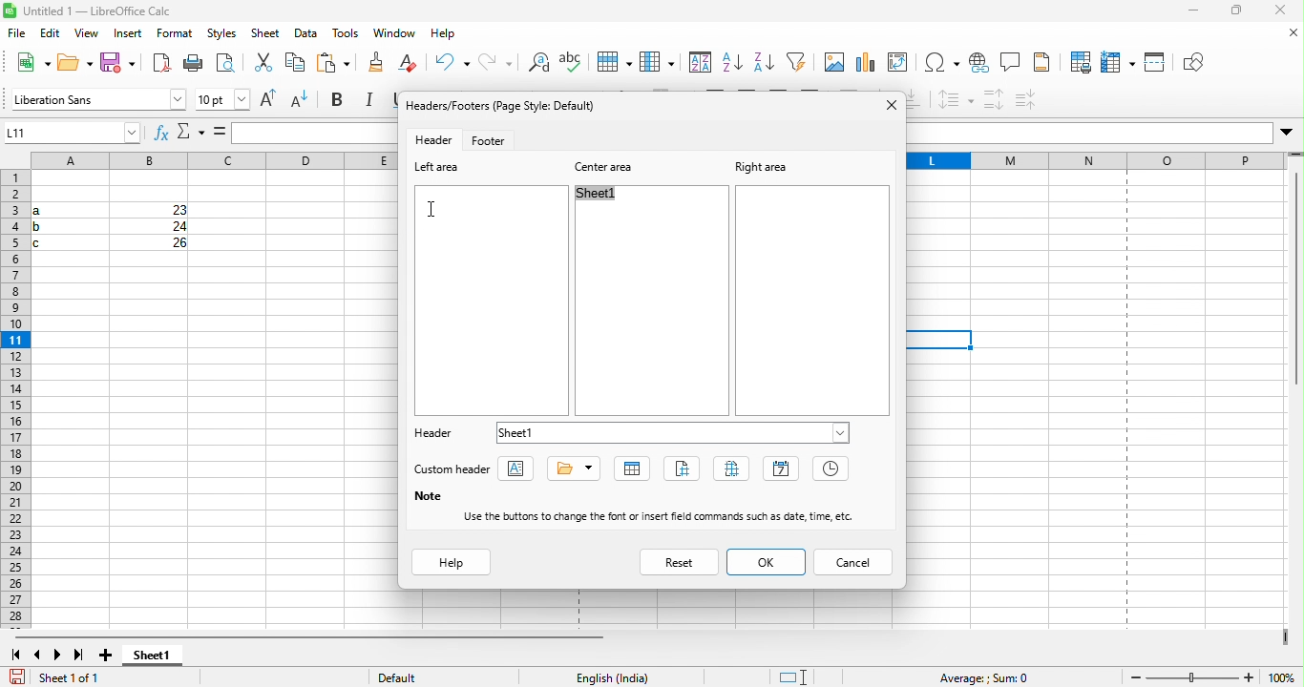 Image resolution: width=1304 pixels, height=687 pixels. Describe the element at coordinates (941, 63) in the screenshot. I see `special character` at that location.